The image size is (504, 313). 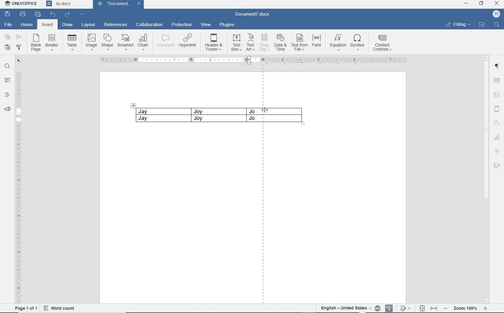 What do you see at coordinates (195, 116) in the screenshot?
I see `TABLE` at bounding box center [195, 116].